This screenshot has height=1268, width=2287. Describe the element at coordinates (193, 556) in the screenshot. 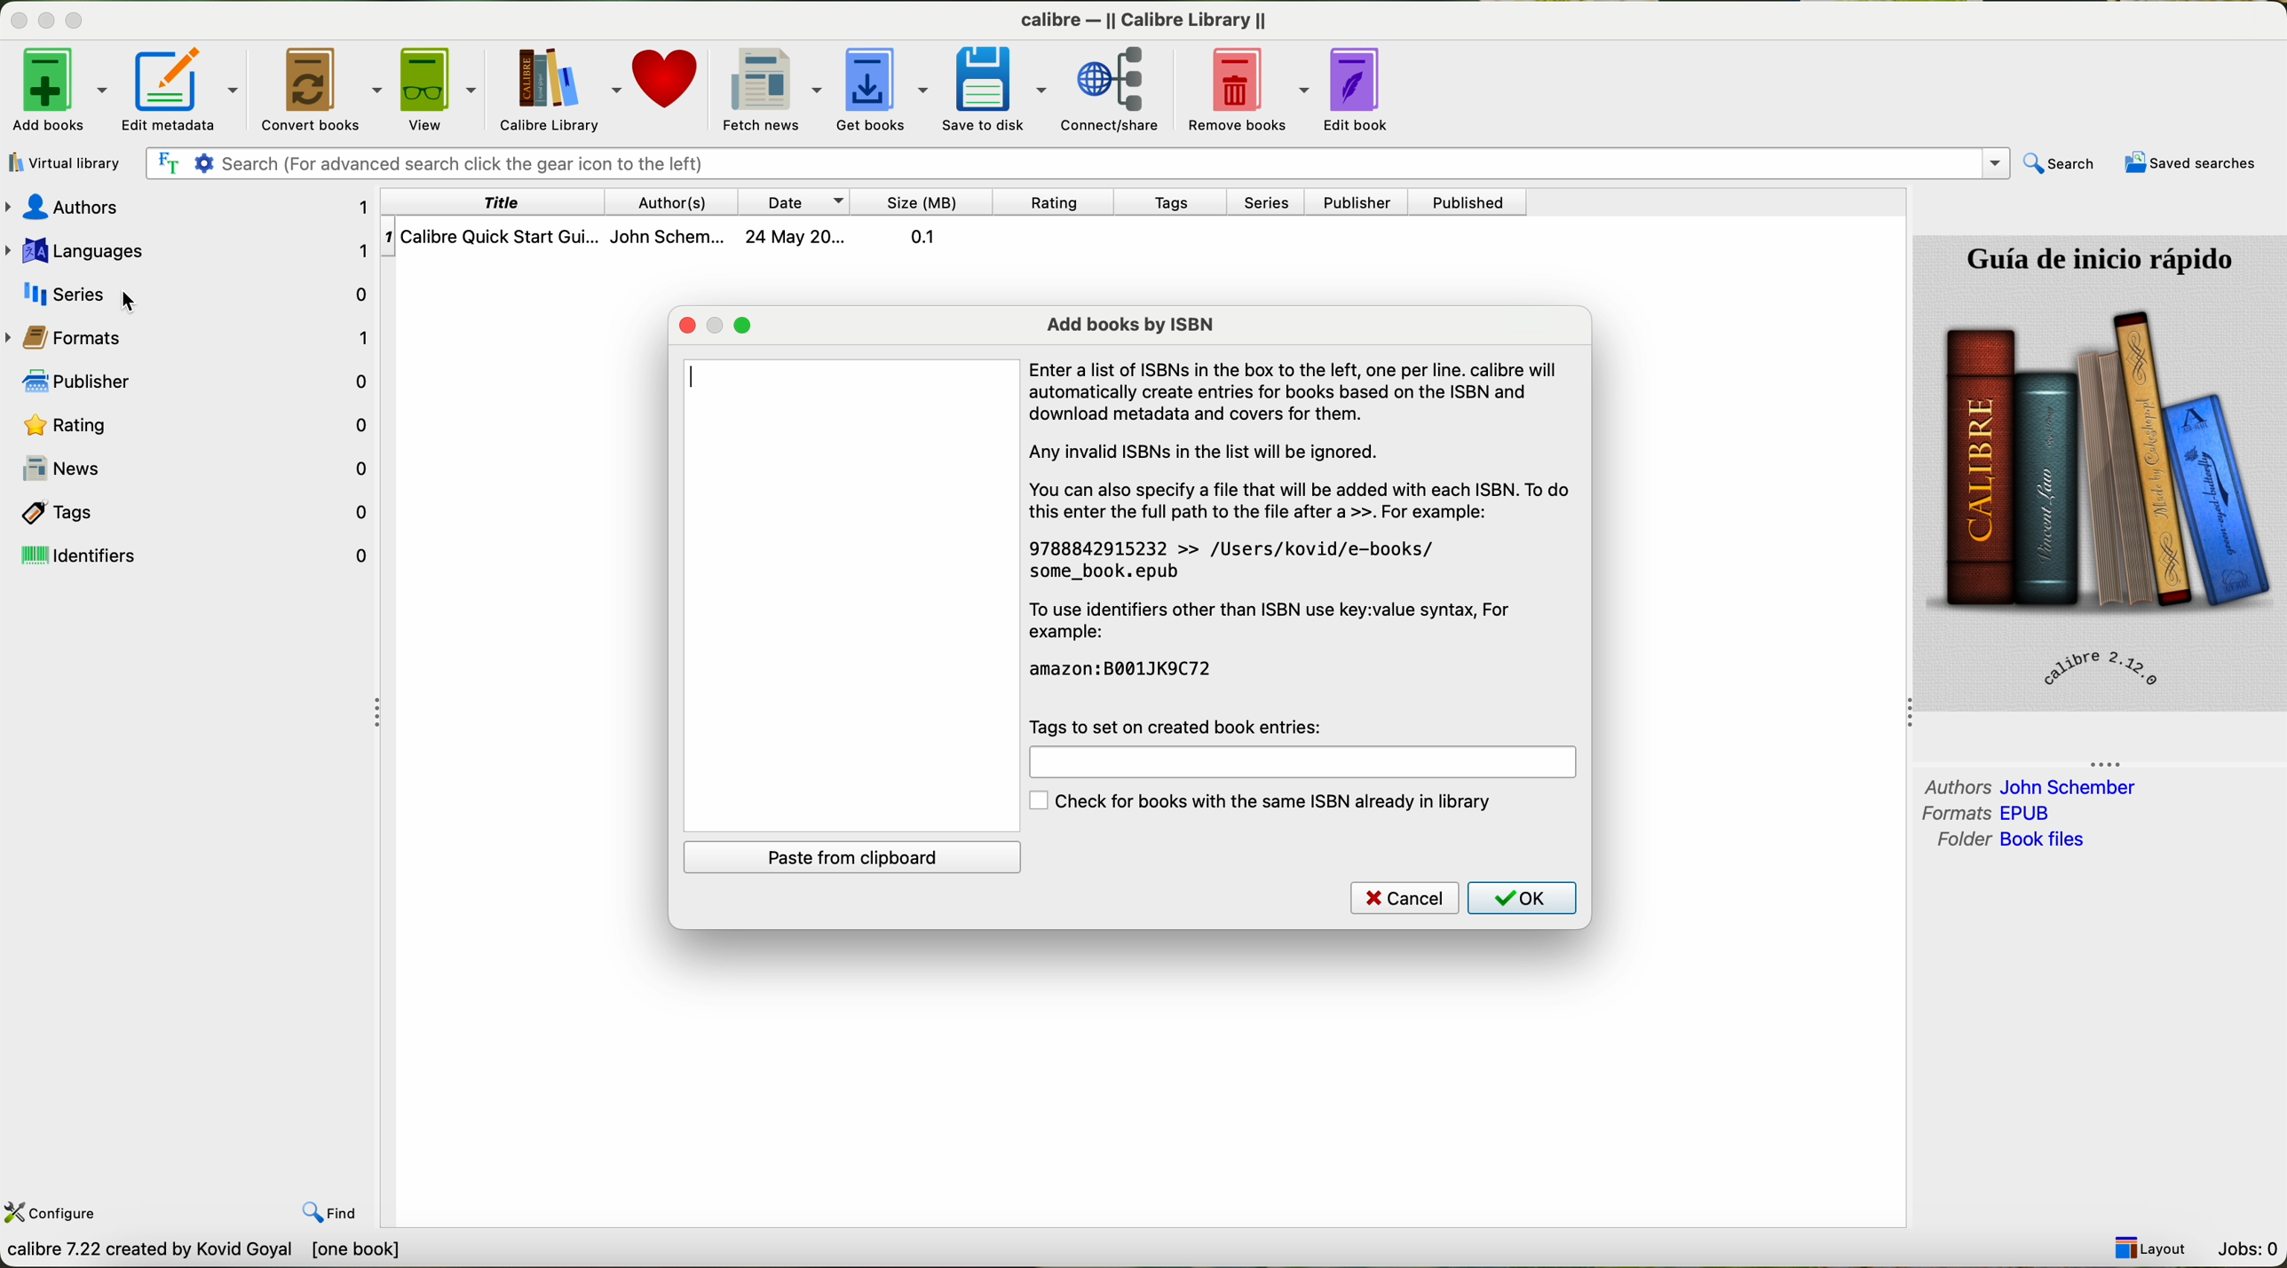

I see `identifiers` at that location.